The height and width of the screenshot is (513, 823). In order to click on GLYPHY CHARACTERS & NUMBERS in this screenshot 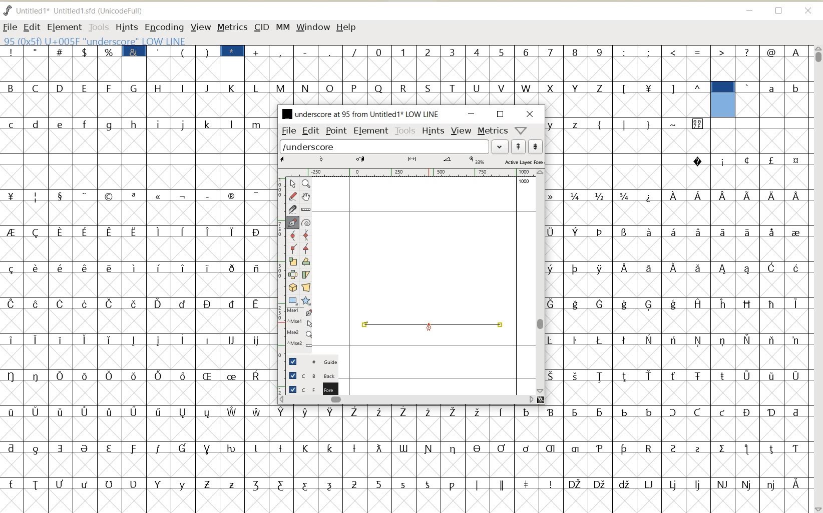, I will do `click(407, 453)`.